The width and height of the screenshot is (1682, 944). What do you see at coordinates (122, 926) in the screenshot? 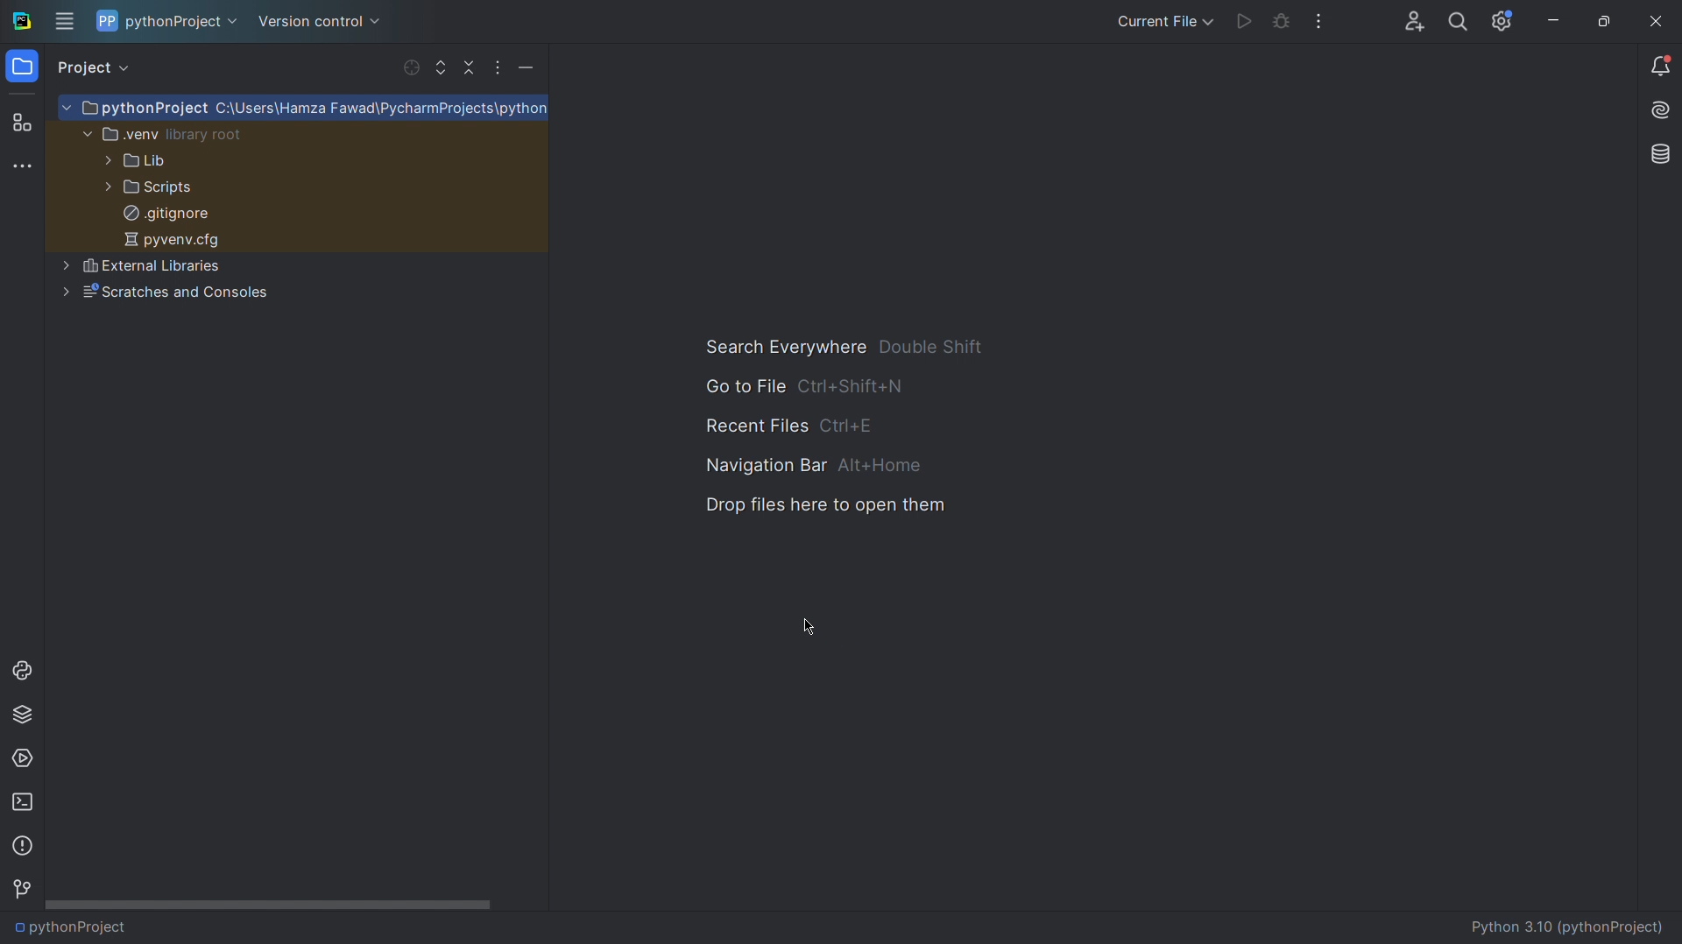
I see `Python project` at bounding box center [122, 926].